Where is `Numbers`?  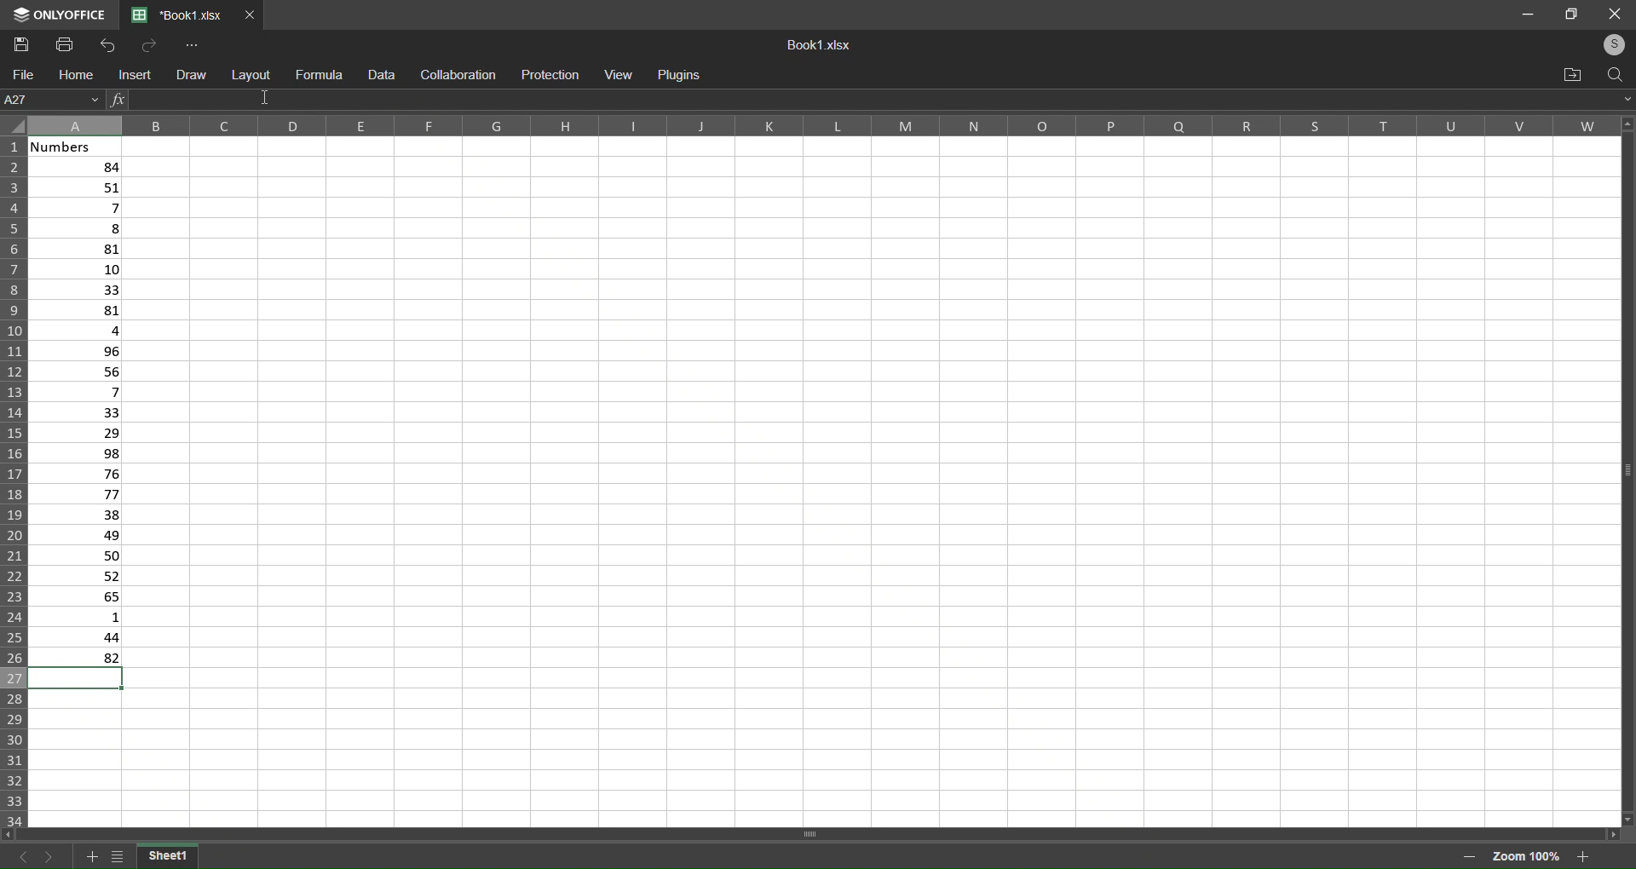 Numbers is located at coordinates (79, 146).